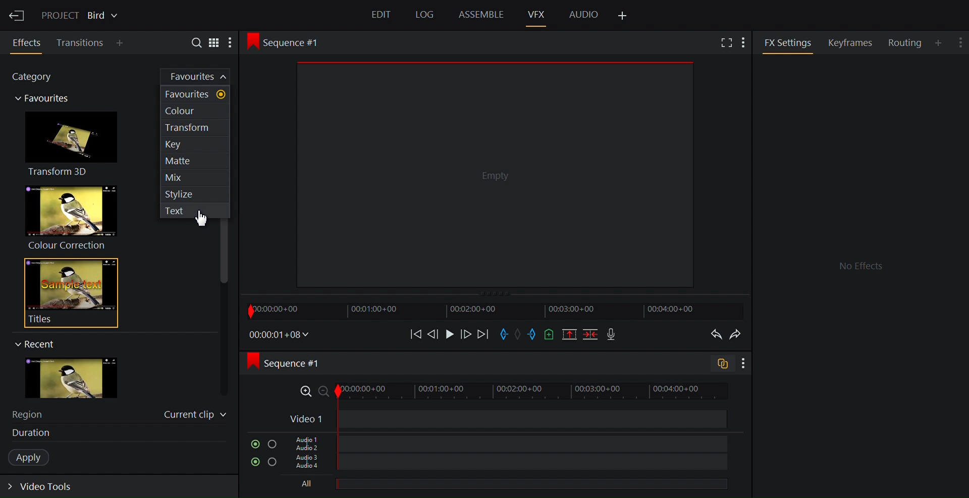  Describe the element at coordinates (961, 40) in the screenshot. I see `Show settings menu` at that location.